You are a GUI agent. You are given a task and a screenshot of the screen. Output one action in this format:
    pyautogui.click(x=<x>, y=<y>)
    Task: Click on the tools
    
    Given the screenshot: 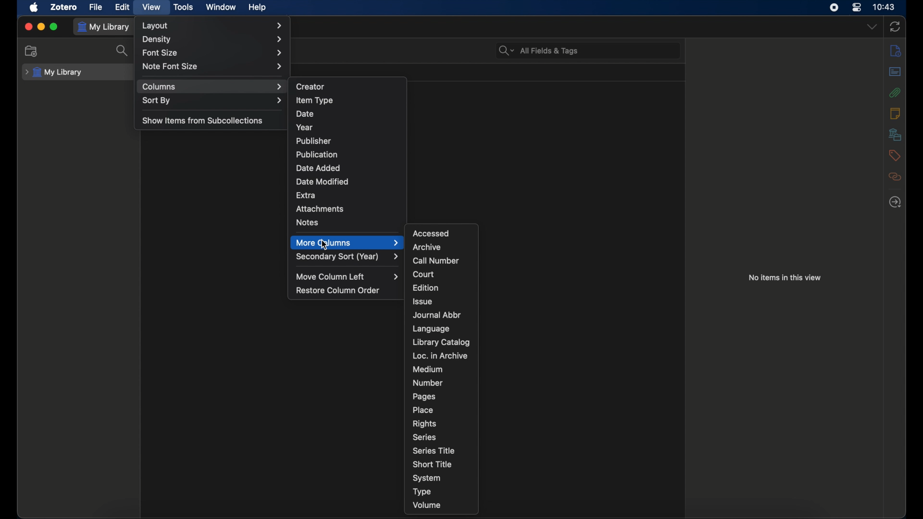 What is the action you would take?
    pyautogui.click(x=184, y=7)
    